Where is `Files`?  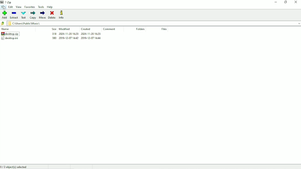
Files is located at coordinates (164, 29).